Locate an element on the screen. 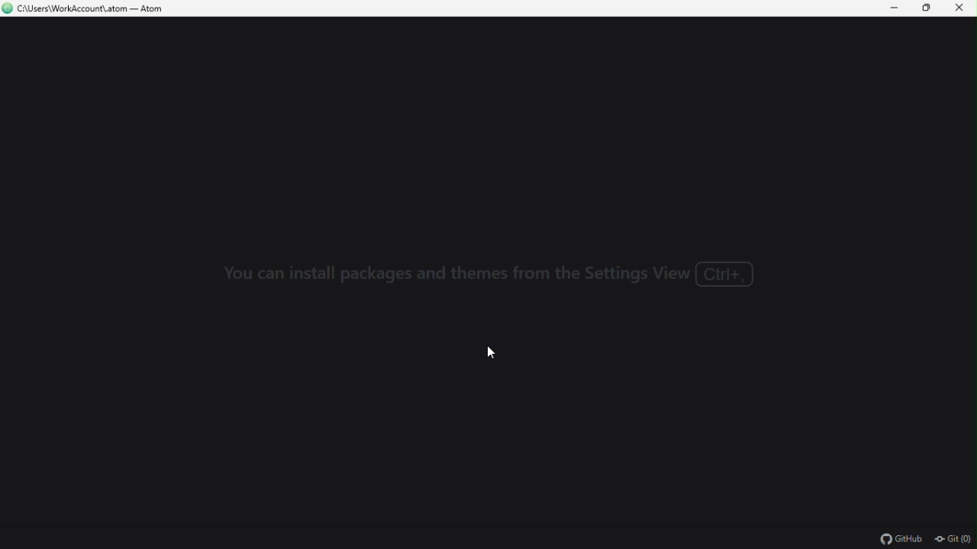 This screenshot has width=977, height=549. Close is located at coordinates (960, 8).